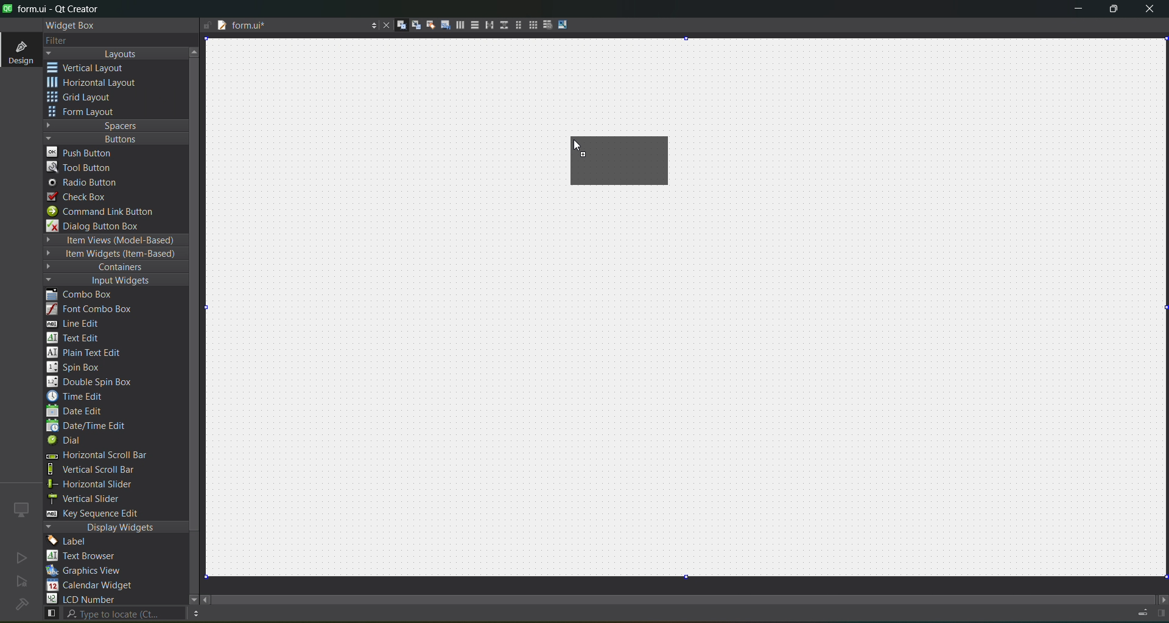  I want to click on scroll bar, so click(693, 596).